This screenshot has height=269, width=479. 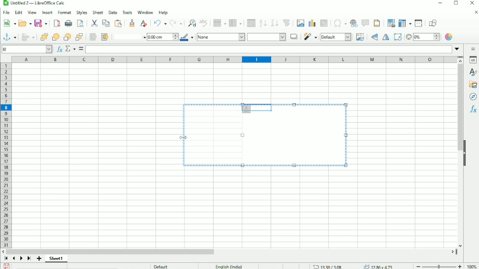 I want to click on Define print area, so click(x=390, y=23).